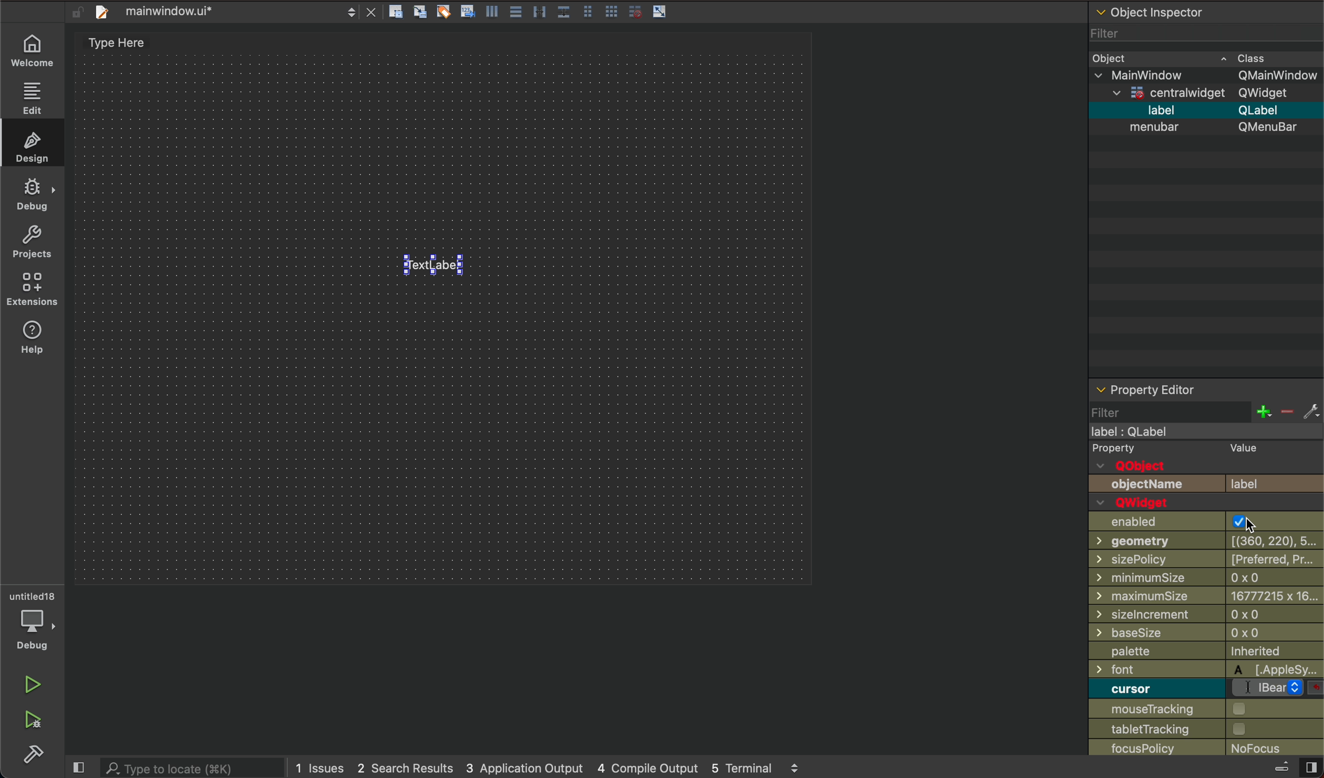  Describe the element at coordinates (1264, 483) in the screenshot. I see `label` at that location.